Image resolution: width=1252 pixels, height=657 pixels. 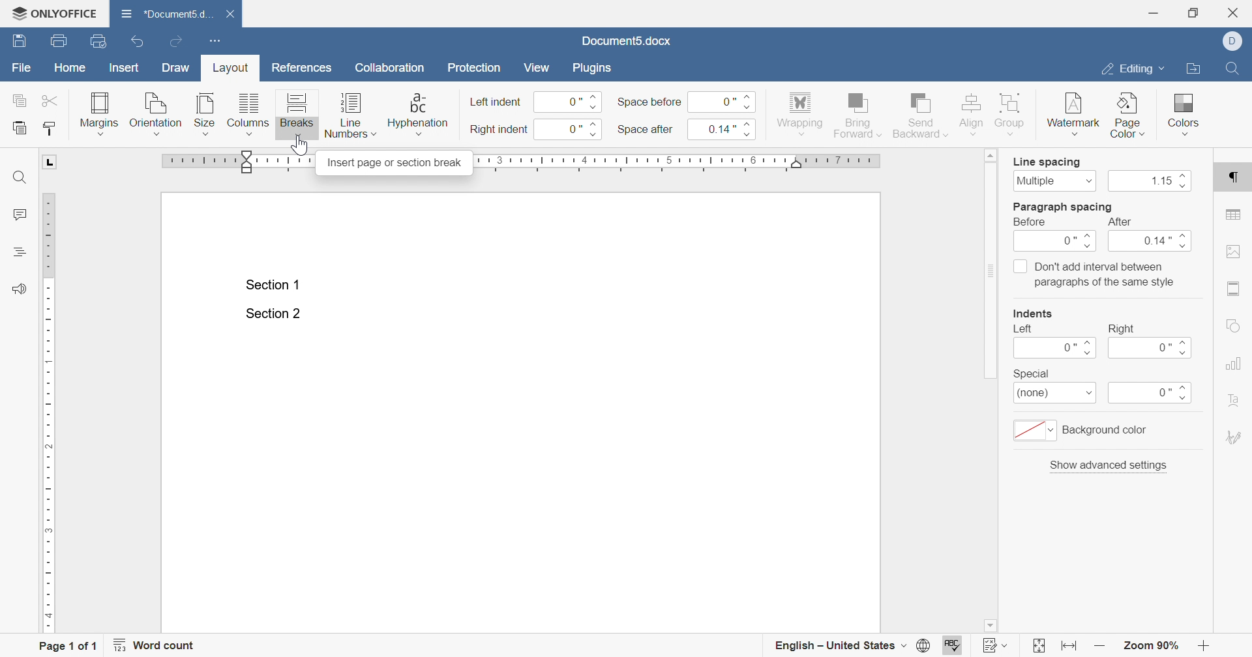 I want to click on hyphenation, so click(x=417, y=113).